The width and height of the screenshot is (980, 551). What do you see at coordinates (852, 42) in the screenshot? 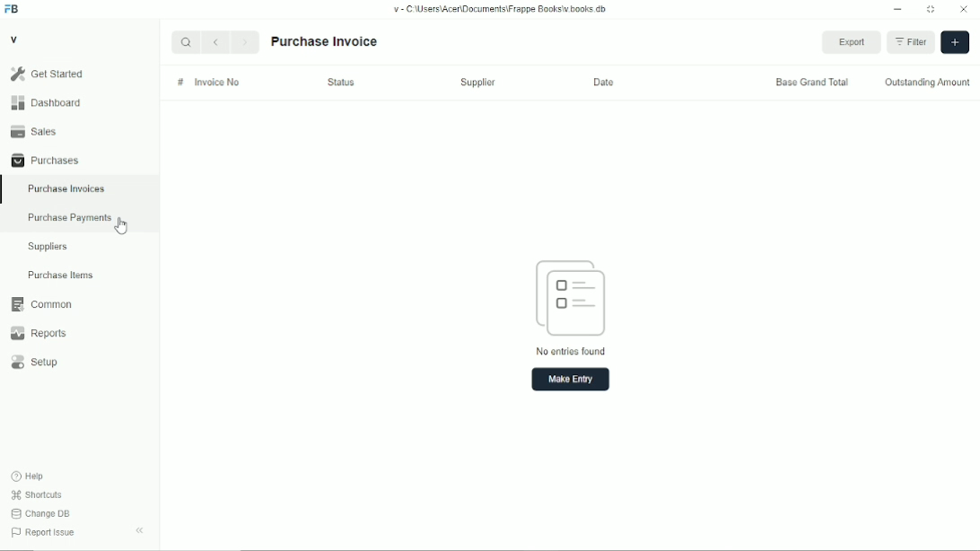
I see `Export` at bounding box center [852, 42].